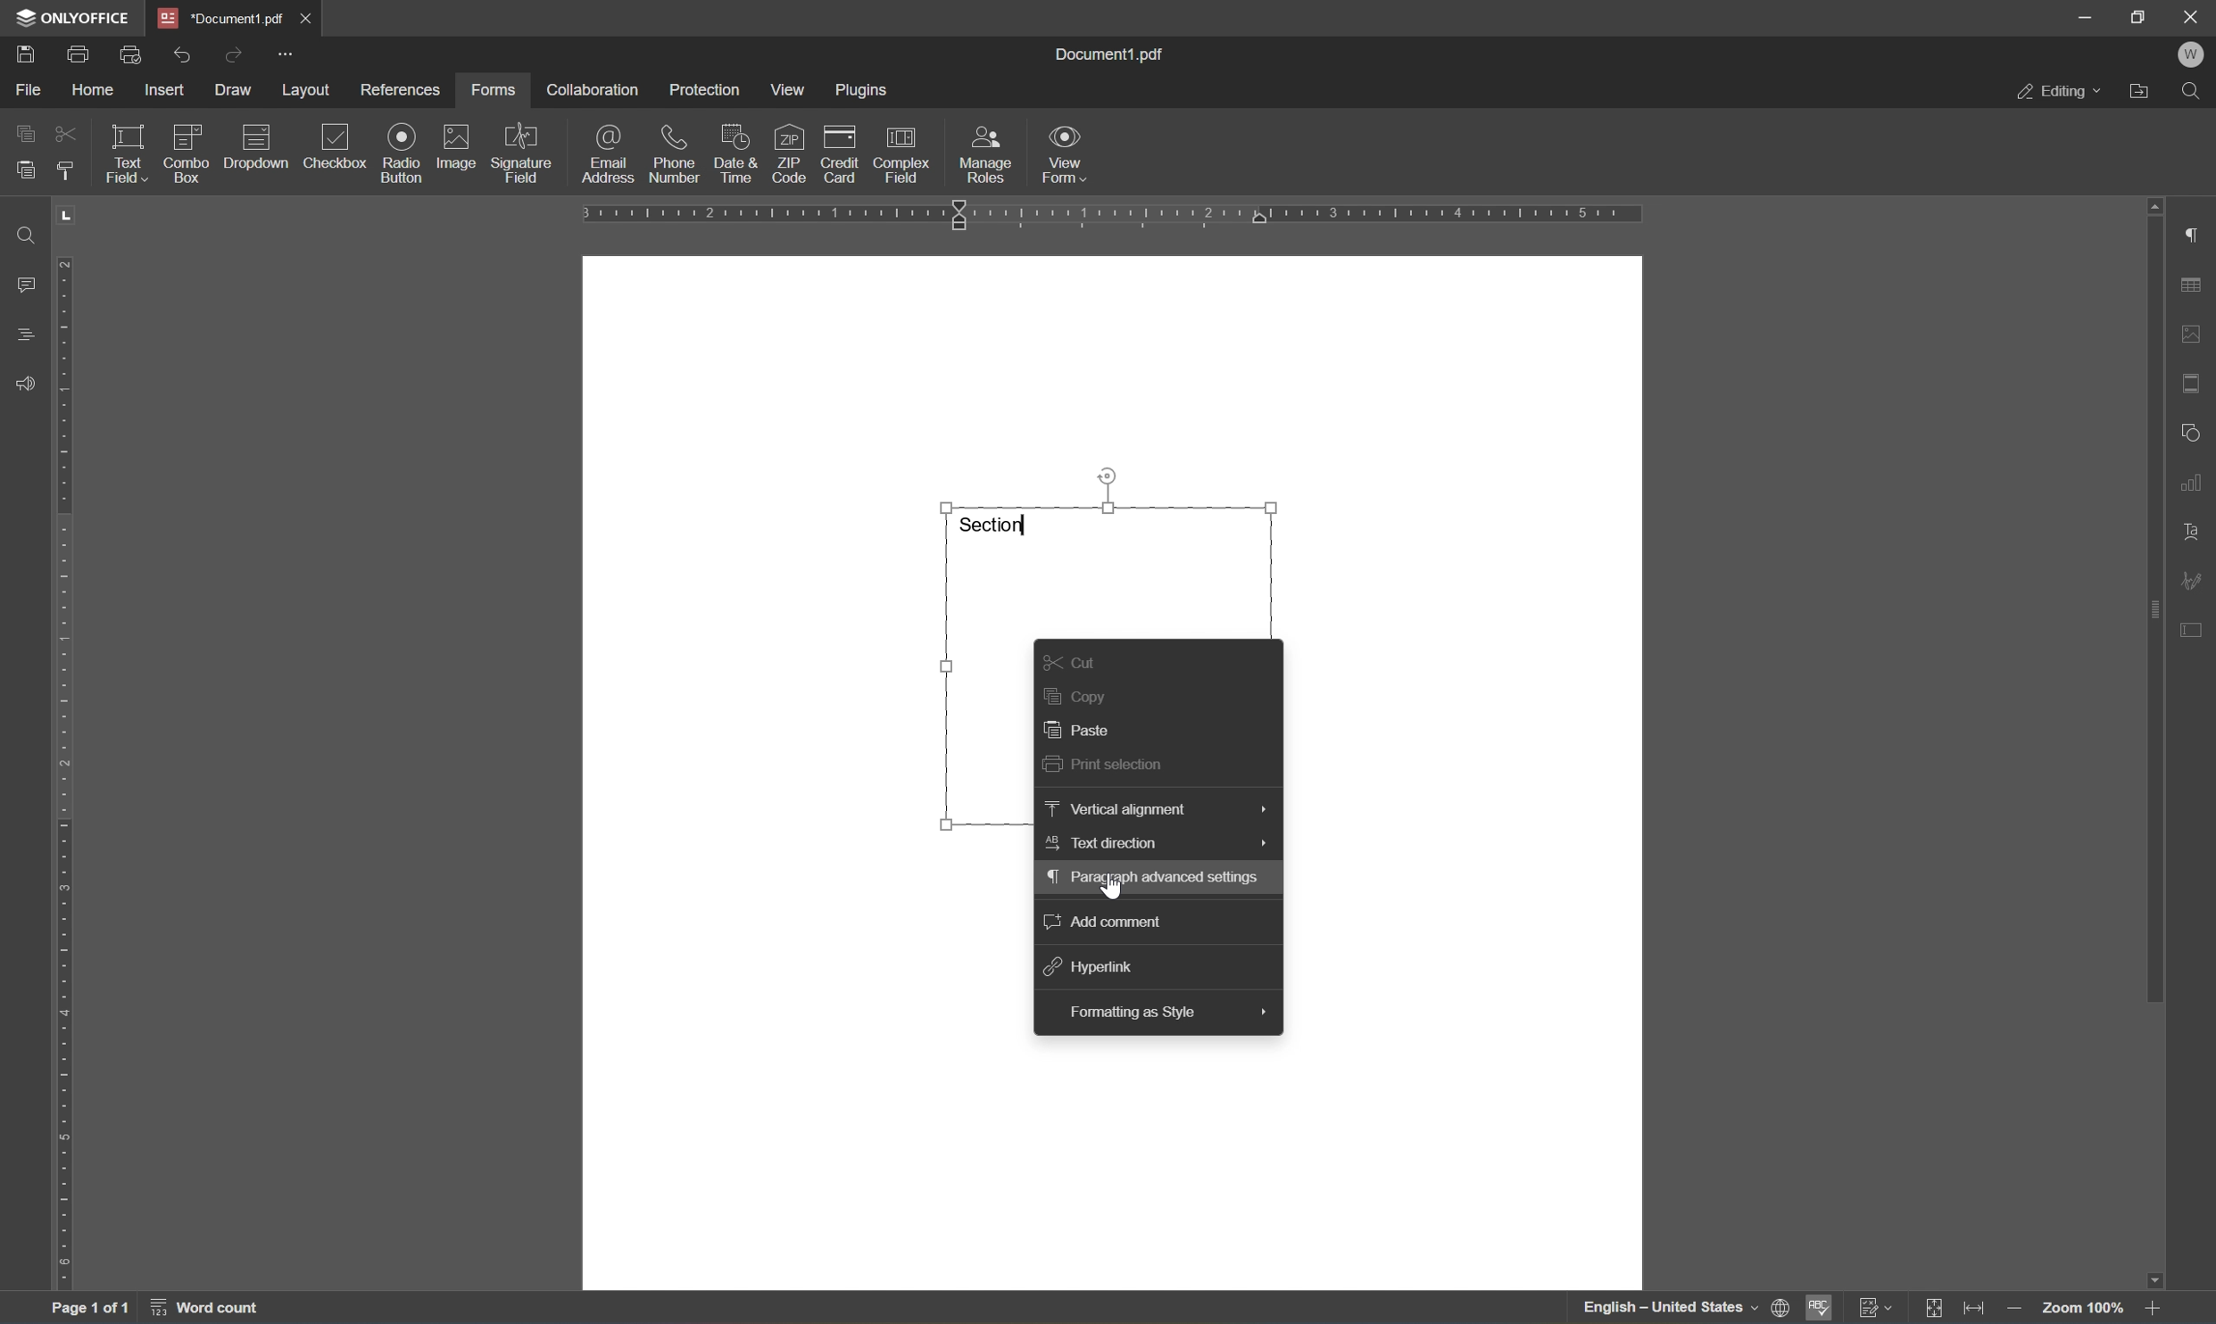  Describe the element at coordinates (593, 90) in the screenshot. I see `collaboration` at that location.